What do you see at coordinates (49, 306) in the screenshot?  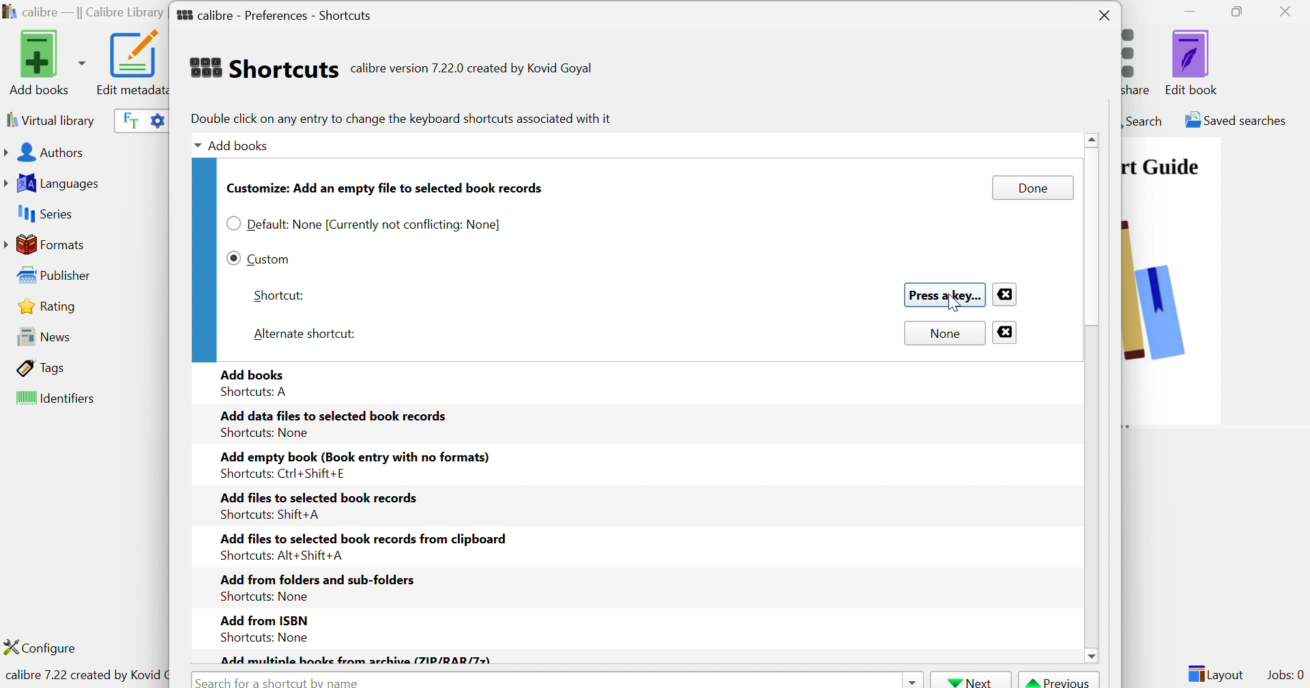 I see `Rating` at bounding box center [49, 306].